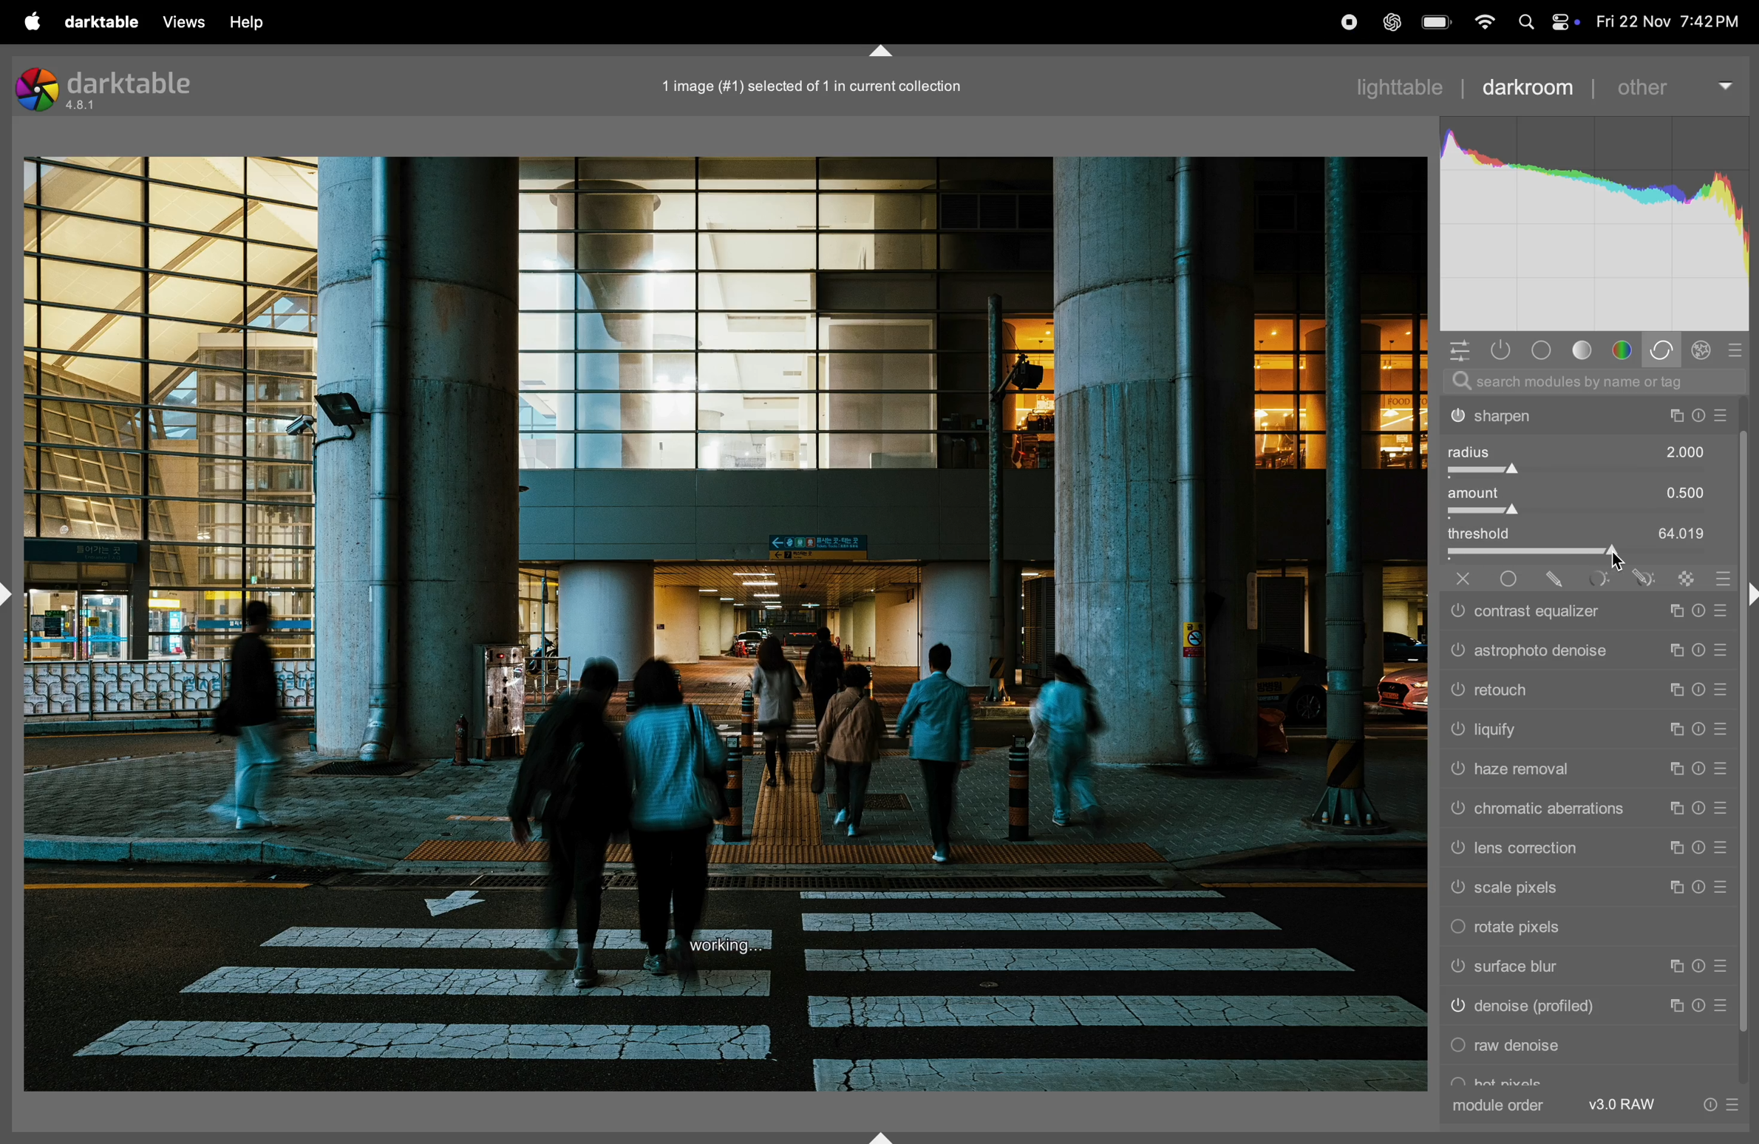  What do you see at coordinates (1585, 611) in the screenshot?
I see `contrast equalizer` at bounding box center [1585, 611].